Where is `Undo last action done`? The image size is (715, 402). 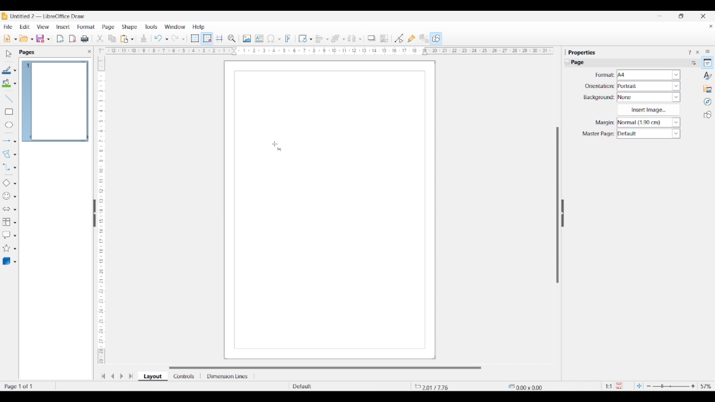 Undo last action done is located at coordinates (158, 38).